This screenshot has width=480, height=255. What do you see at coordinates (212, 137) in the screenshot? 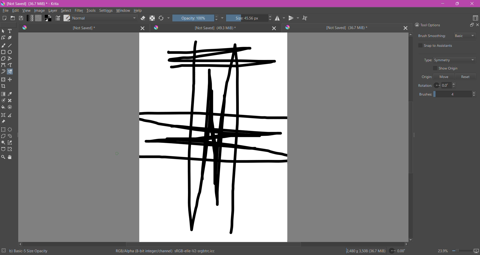
I see `Canvas with brushstrokes` at bounding box center [212, 137].